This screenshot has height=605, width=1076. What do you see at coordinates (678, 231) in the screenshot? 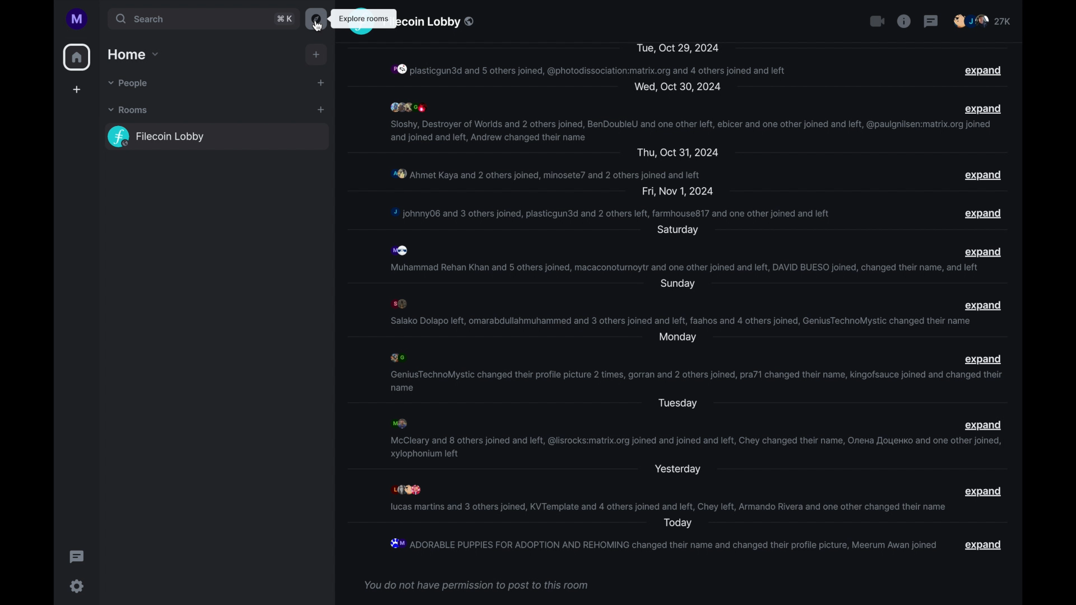
I see `Saturday` at bounding box center [678, 231].